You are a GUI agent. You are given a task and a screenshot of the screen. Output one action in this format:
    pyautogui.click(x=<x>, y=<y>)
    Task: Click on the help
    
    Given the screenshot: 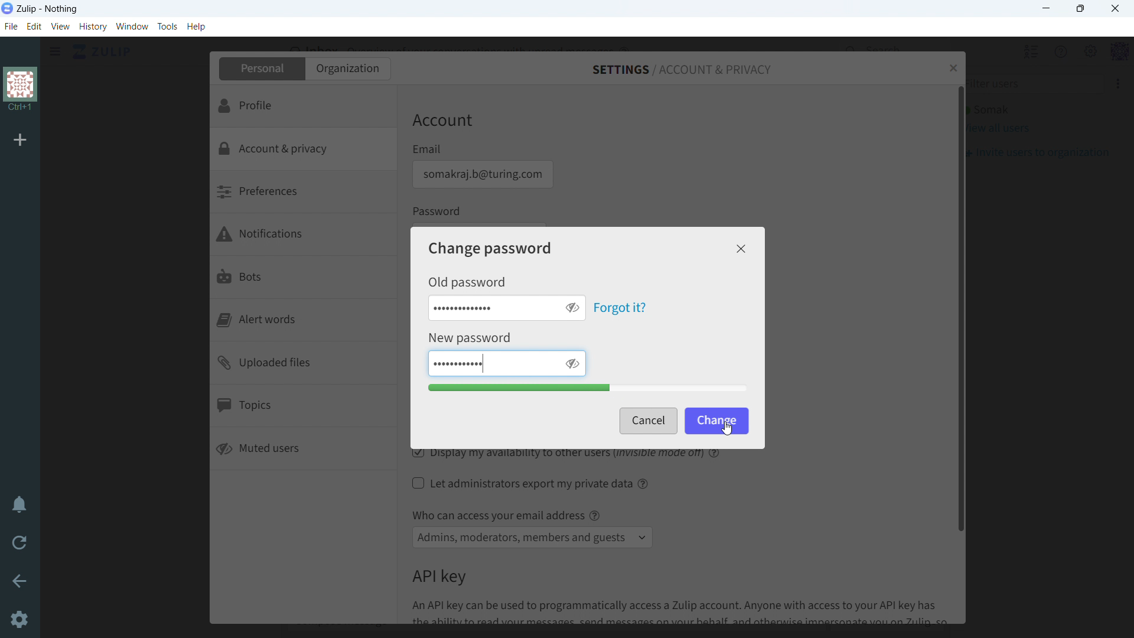 What is the action you would take?
    pyautogui.click(x=196, y=26)
    